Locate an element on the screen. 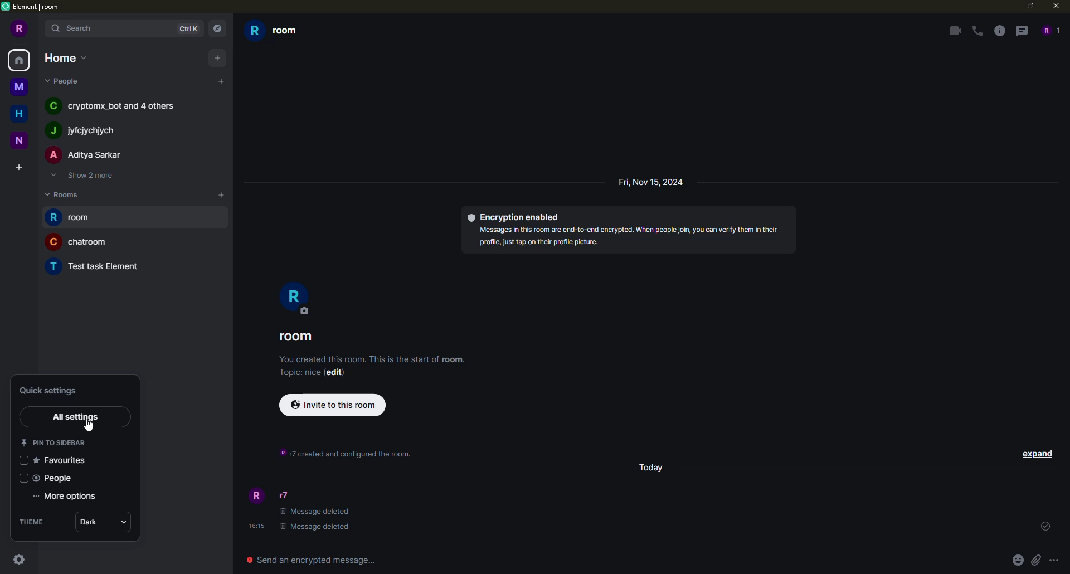 The width and height of the screenshot is (1070, 574). info is located at coordinates (376, 358).